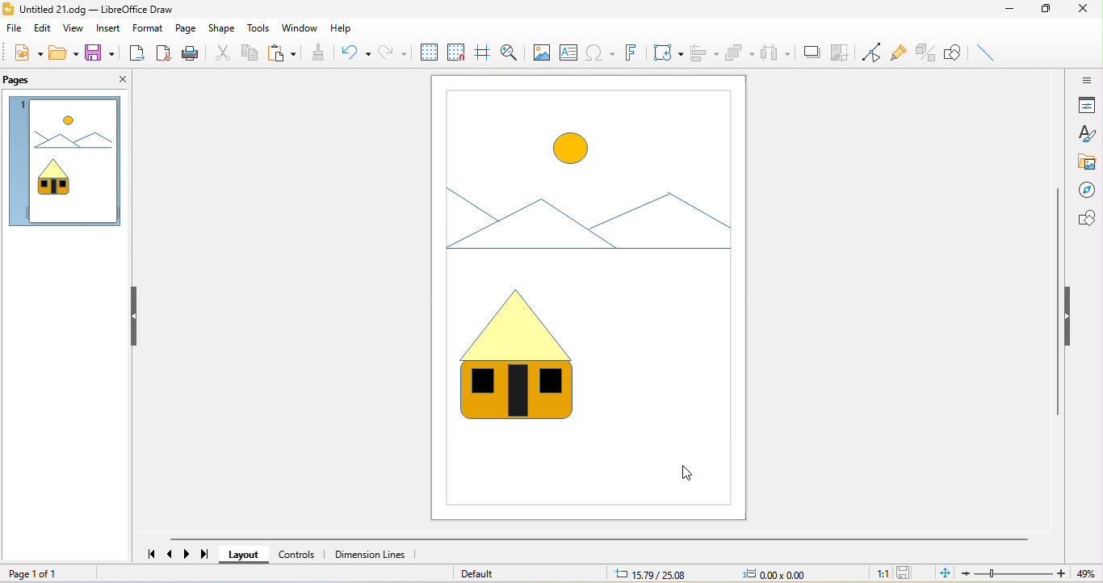  What do you see at coordinates (98, 52) in the screenshot?
I see `save` at bounding box center [98, 52].